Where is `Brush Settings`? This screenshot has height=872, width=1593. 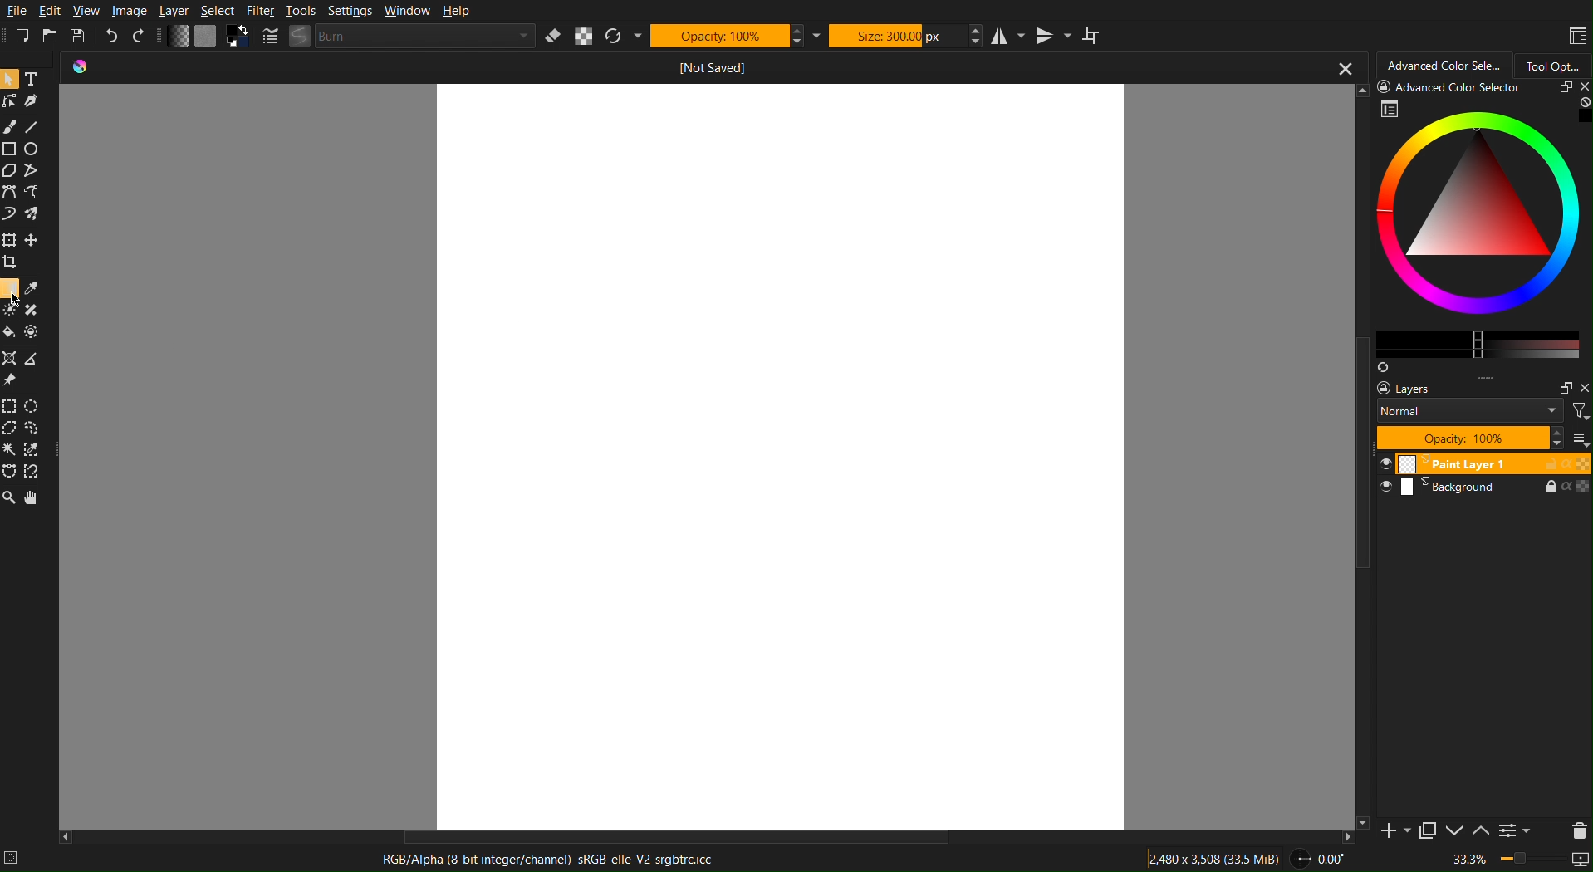 Brush Settings is located at coordinates (400, 37).